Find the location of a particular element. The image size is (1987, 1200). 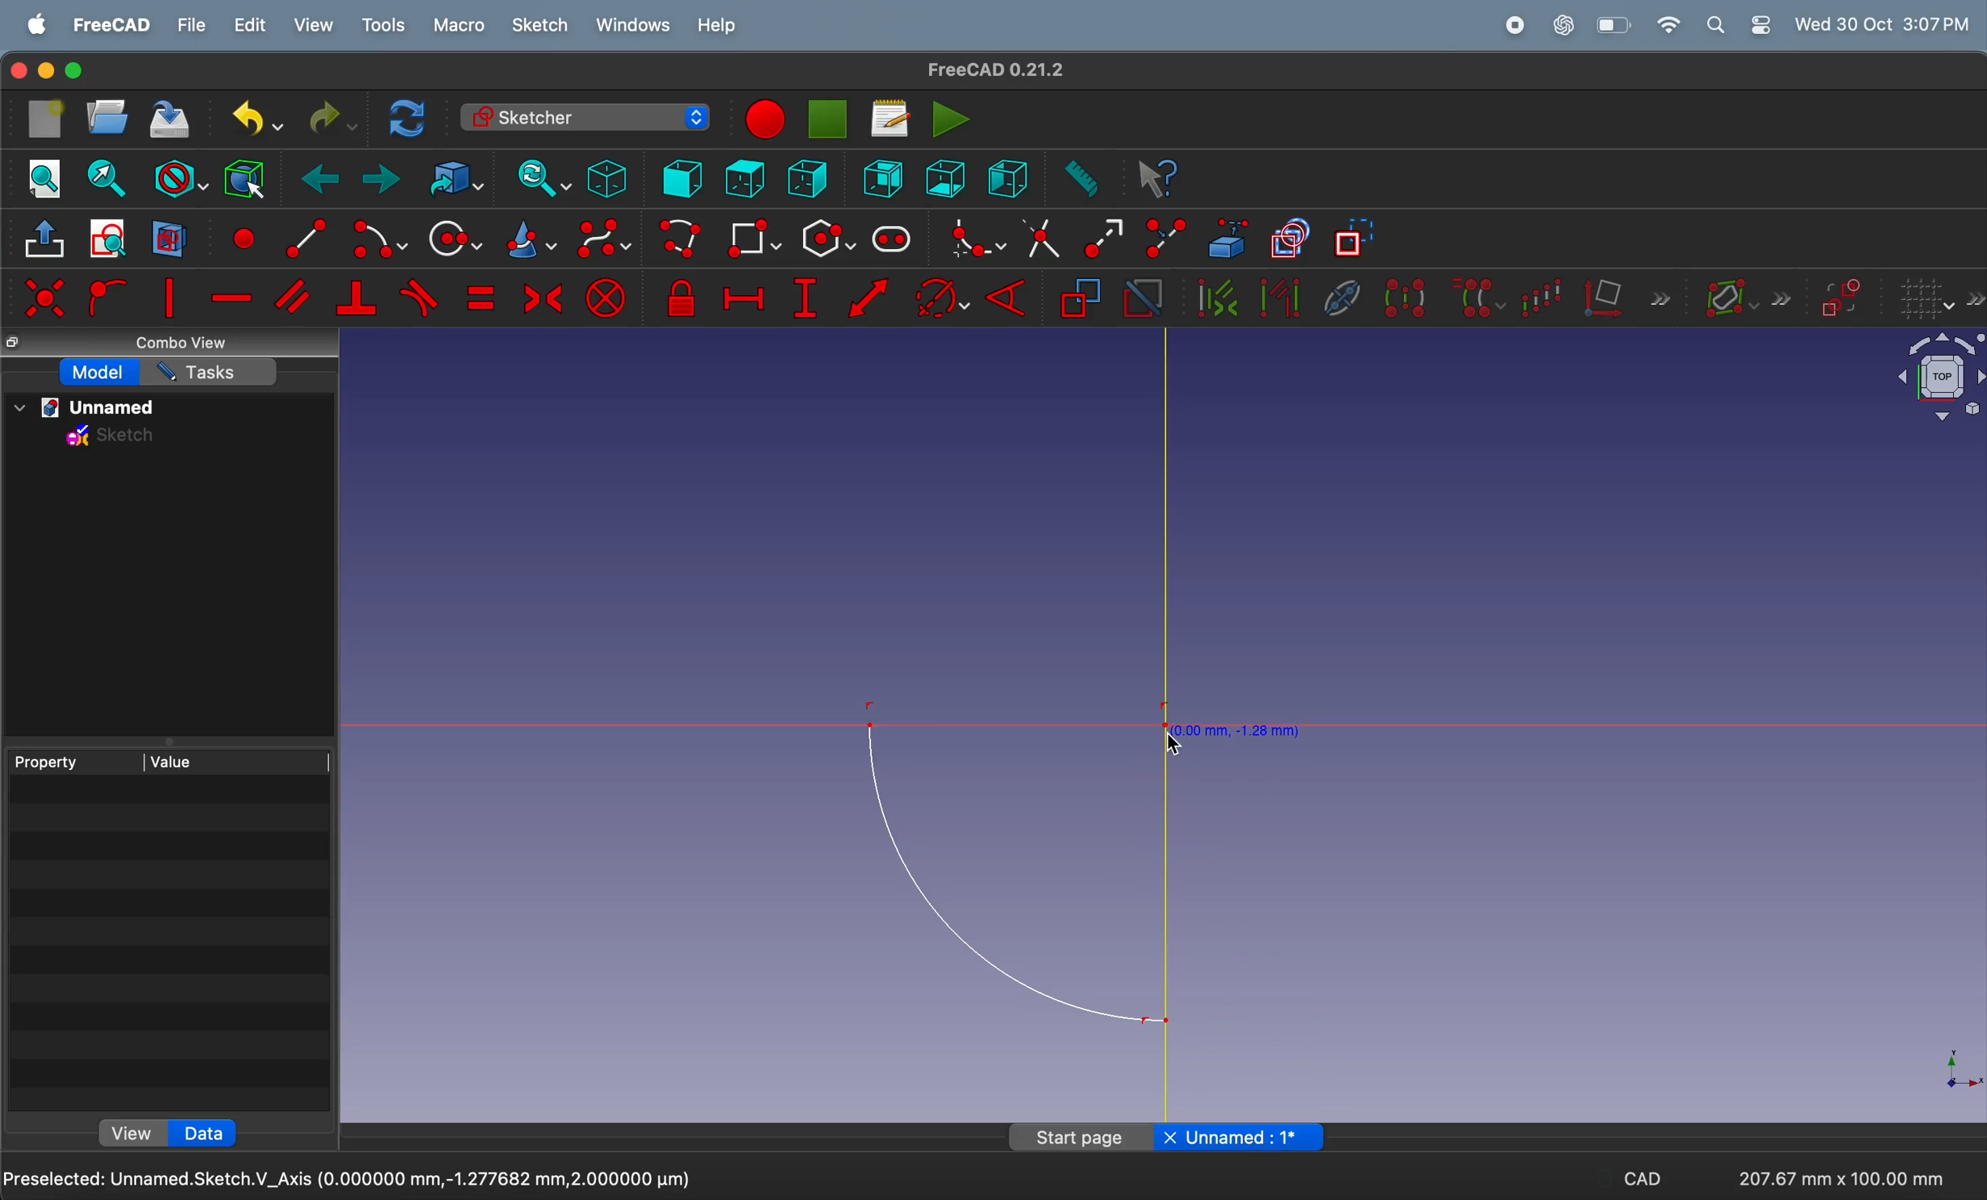

constrain perpendicular is located at coordinates (356, 299).